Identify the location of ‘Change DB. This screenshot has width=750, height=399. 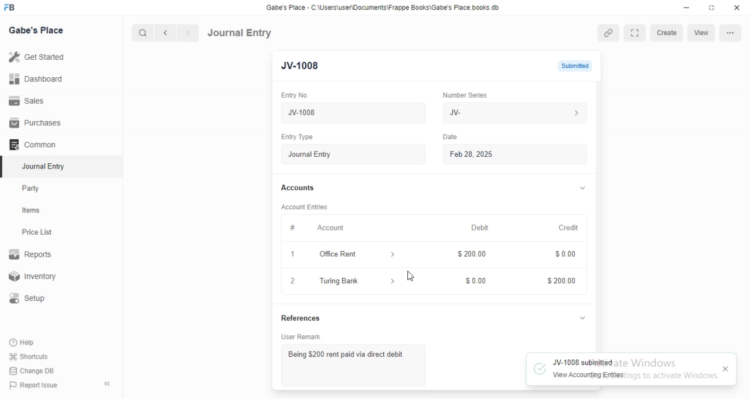
(32, 371).